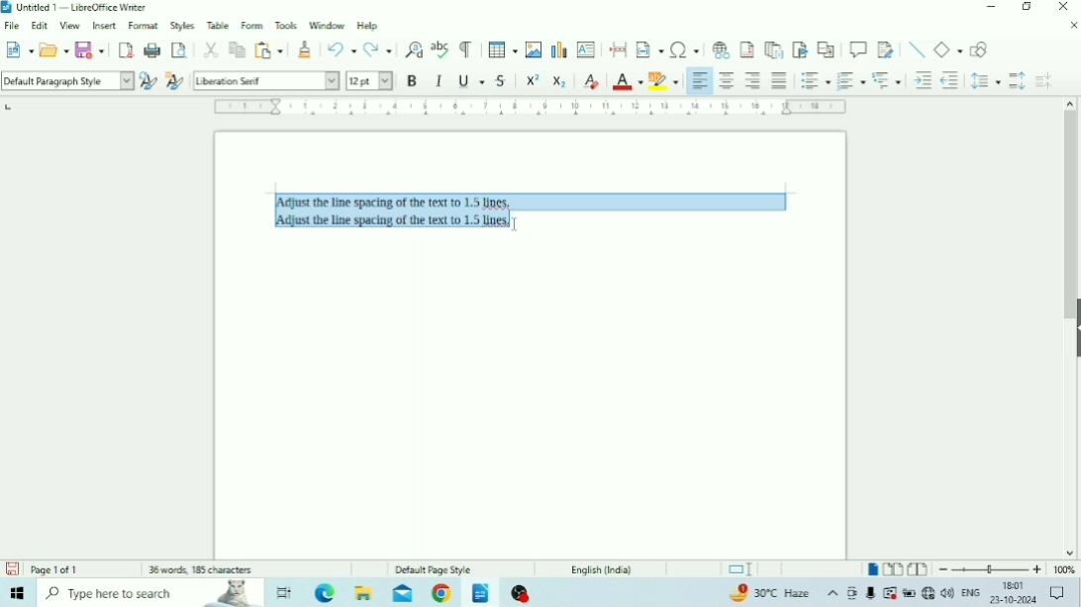 The height and width of the screenshot is (607, 1081). Describe the element at coordinates (12, 568) in the screenshot. I see `Save` at that location.